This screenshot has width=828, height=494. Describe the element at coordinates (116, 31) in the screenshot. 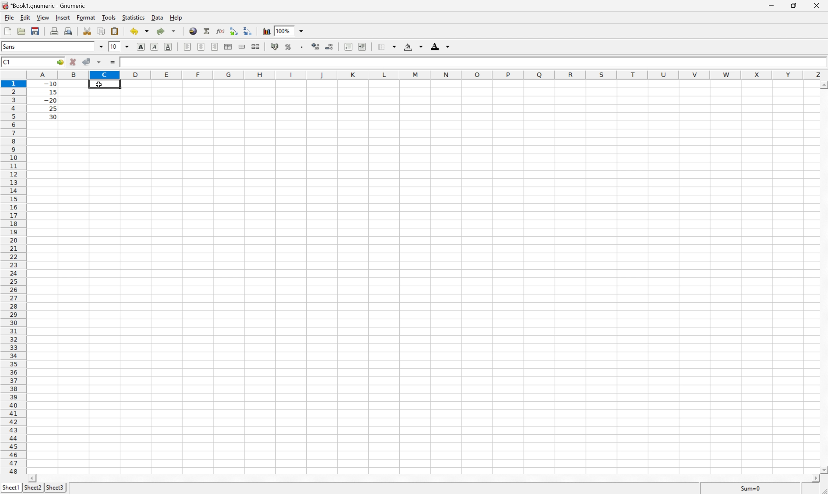

I see `Paste the clipboard` at that location.